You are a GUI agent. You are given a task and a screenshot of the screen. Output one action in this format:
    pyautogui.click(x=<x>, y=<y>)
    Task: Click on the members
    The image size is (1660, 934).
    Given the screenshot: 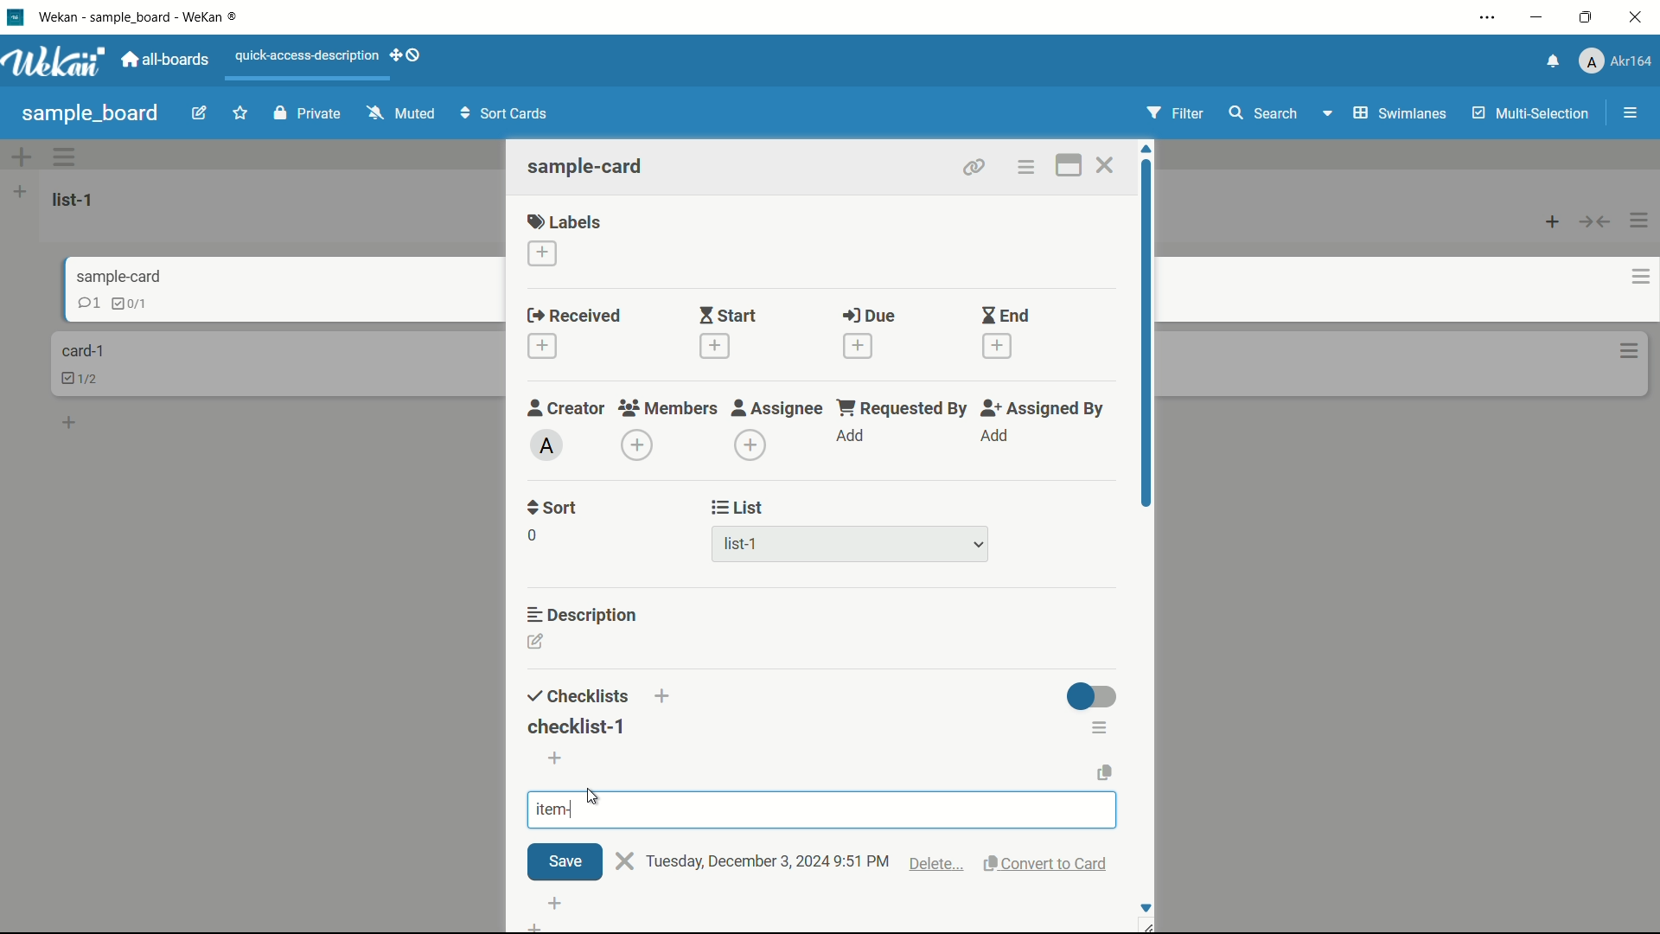 What is the action you would take?
    pyautogui.click(x=666, y=408)
    